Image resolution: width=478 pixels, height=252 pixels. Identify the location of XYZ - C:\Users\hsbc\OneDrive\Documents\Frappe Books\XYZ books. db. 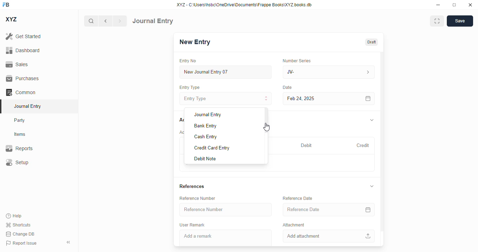
(244, 5).